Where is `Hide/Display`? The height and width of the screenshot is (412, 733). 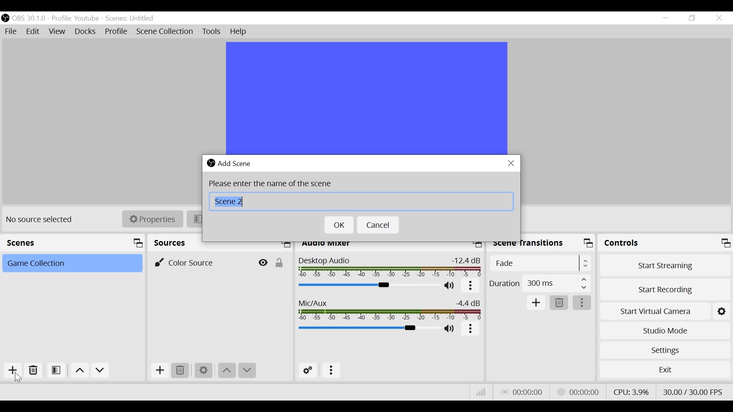
Hide/Display is located at coordinates (263, 262).